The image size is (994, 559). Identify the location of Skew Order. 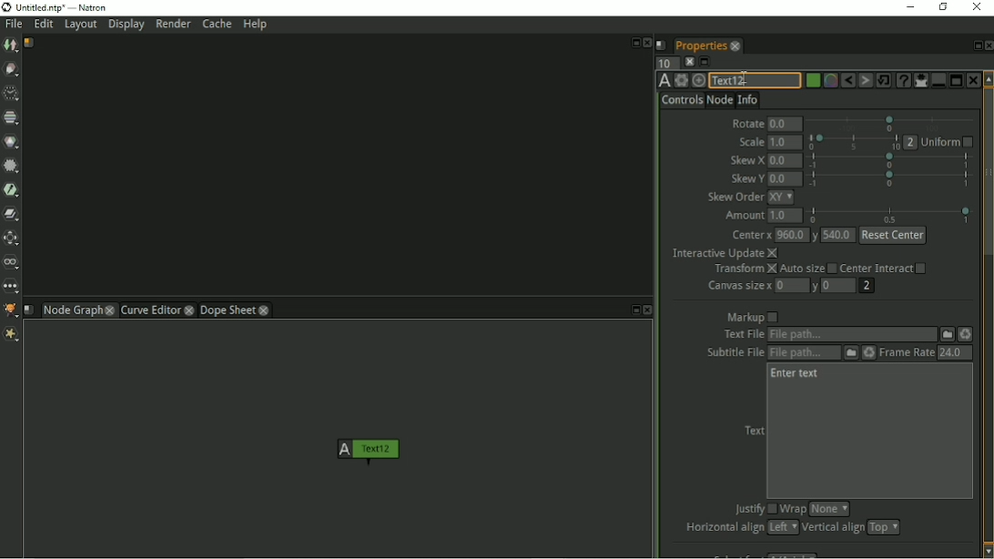
(735, 197).